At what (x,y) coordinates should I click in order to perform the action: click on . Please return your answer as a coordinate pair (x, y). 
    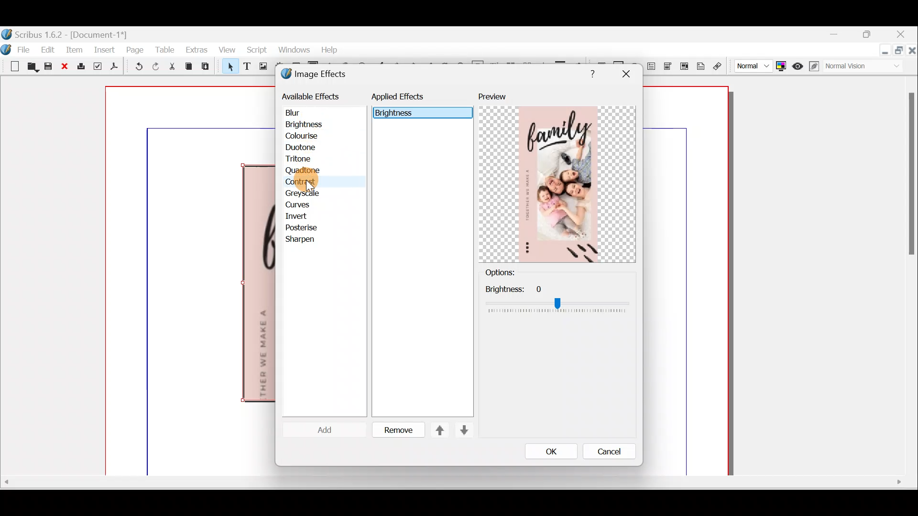
    Looking at the image, I should click on (909, 178).